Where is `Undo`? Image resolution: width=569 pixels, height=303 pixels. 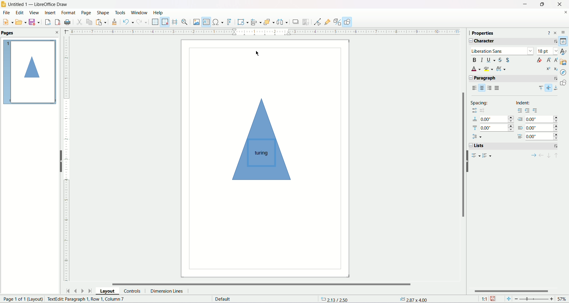
Undo is located at coordinates (128, 22).